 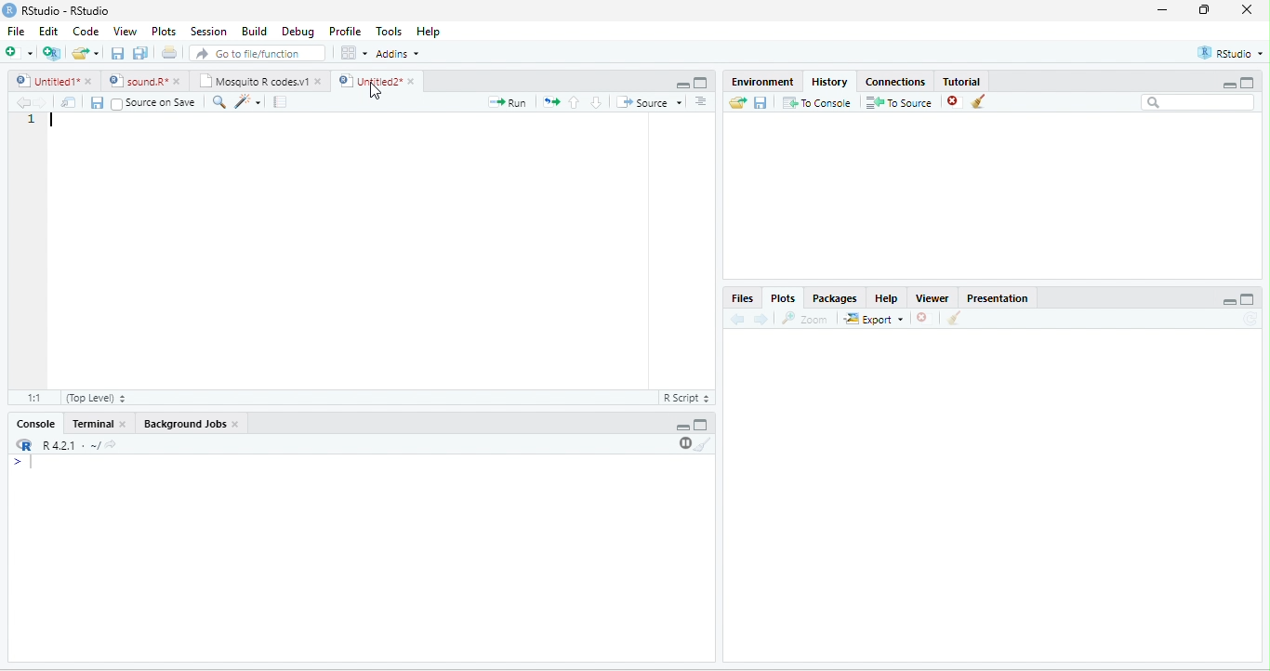 What do you see at coordinates (90, 81) in the screenshot?
I see `close` at bounding box center [90, 81].